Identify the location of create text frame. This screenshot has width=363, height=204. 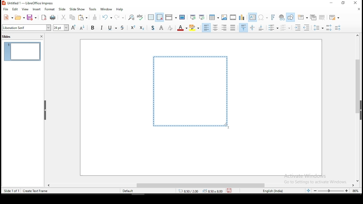
(35, 191).